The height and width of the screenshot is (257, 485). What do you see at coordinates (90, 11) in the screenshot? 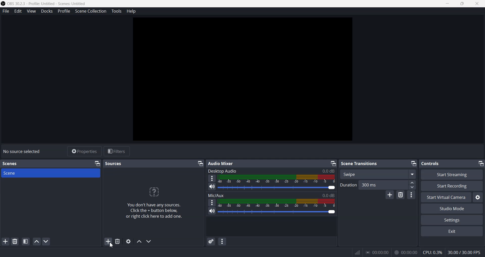
I see `Scene Collection` at bounding box center [90, 11].